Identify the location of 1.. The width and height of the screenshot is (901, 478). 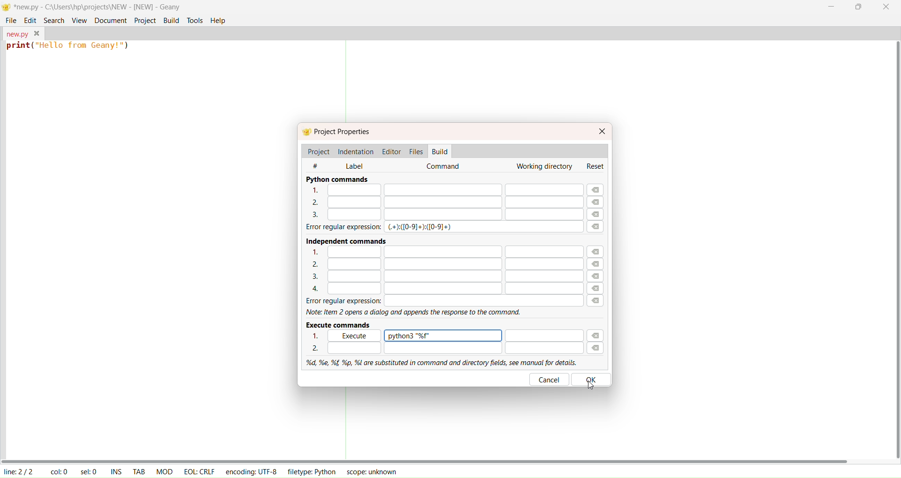
(441, 251).